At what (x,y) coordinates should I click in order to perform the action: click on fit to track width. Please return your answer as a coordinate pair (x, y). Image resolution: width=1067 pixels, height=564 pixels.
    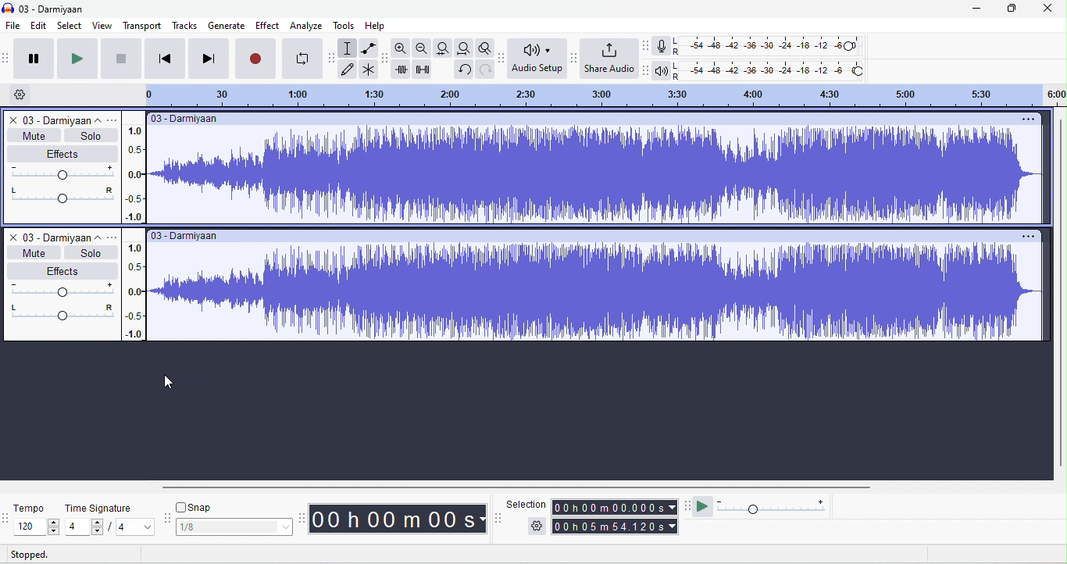
    Looking at the image, I should click on (443, 48).